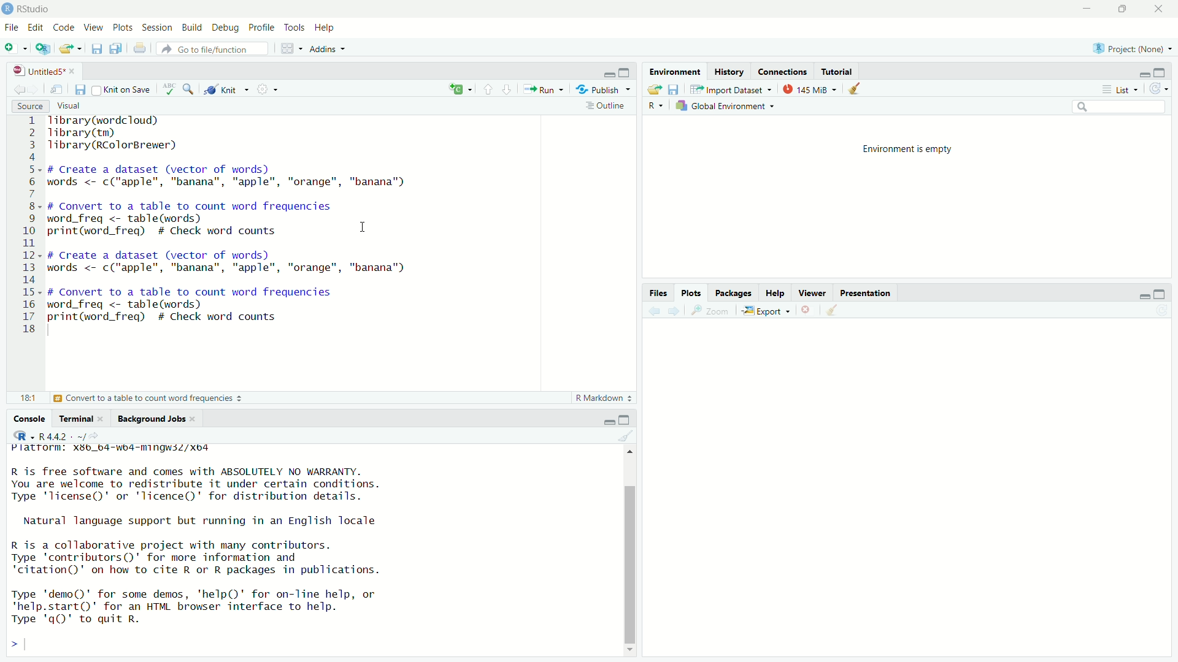  I want to click on Maximize, so click(626, 419).